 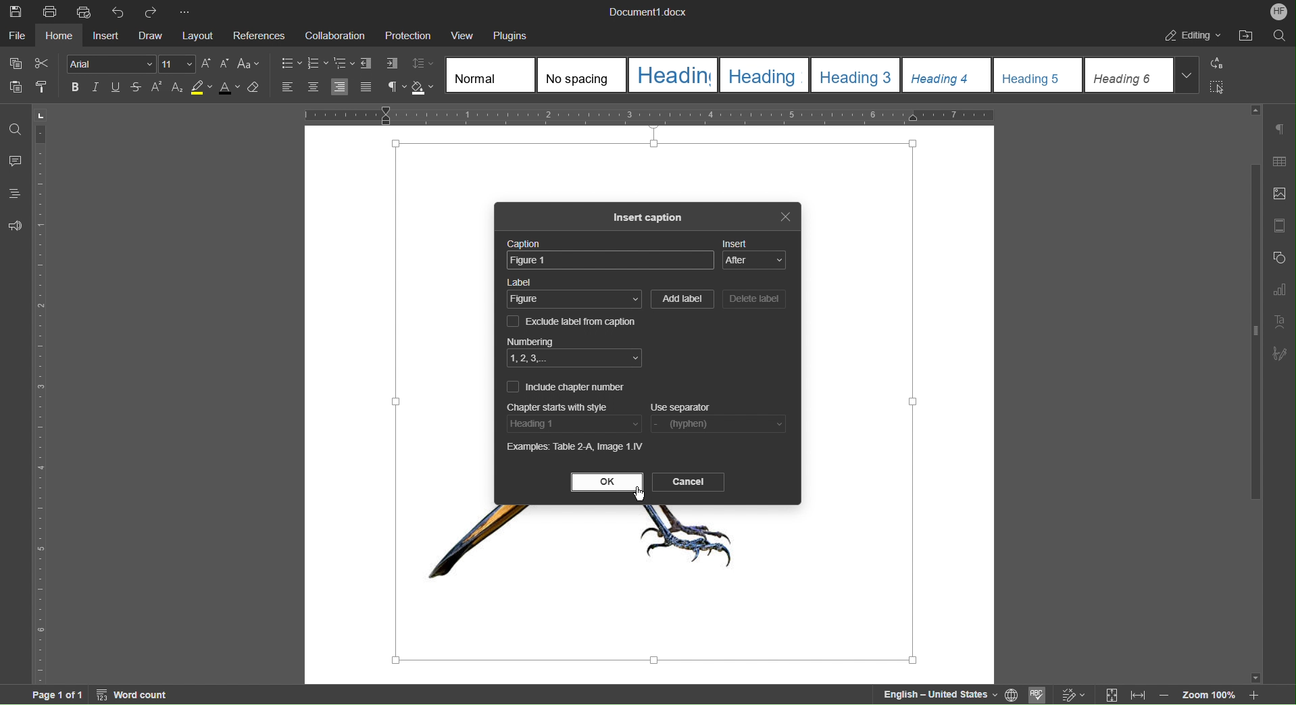 I want to click on Decrease Font Size, so click(x=224, y=63).